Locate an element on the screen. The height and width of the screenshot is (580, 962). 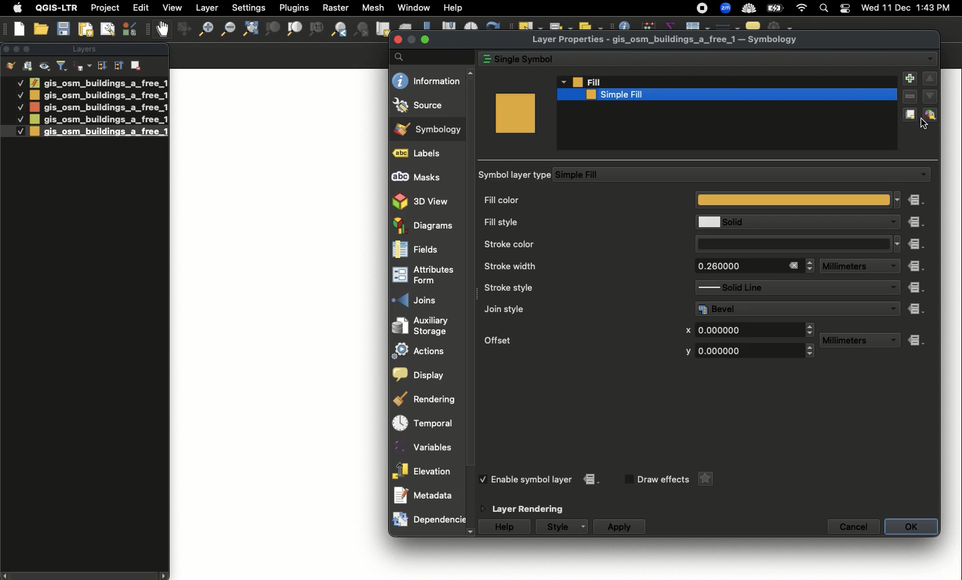
New map view is located at coordinates (382, 29).